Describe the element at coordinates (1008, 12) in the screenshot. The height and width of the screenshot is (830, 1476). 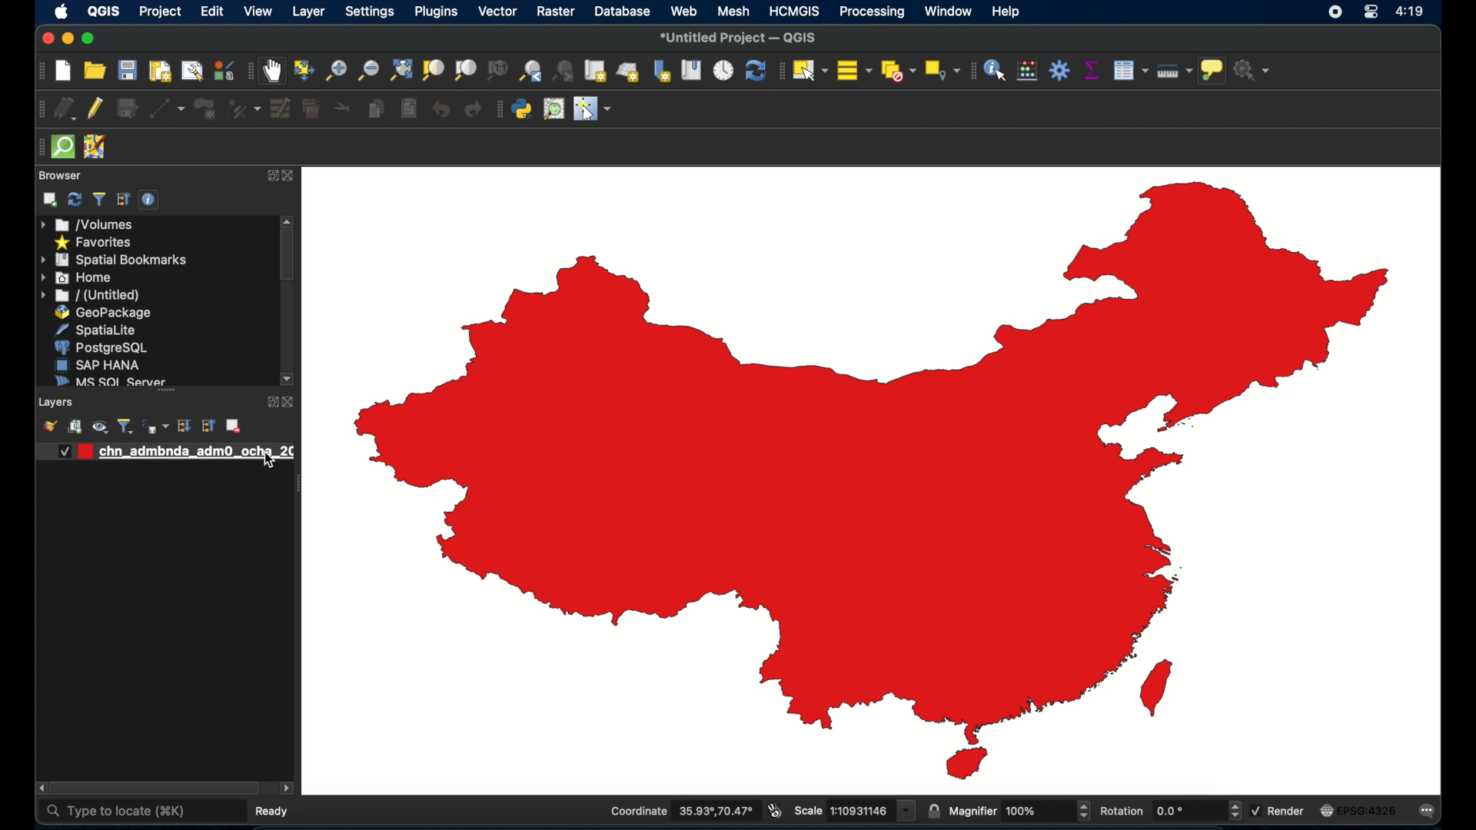
I see `help` at that location.